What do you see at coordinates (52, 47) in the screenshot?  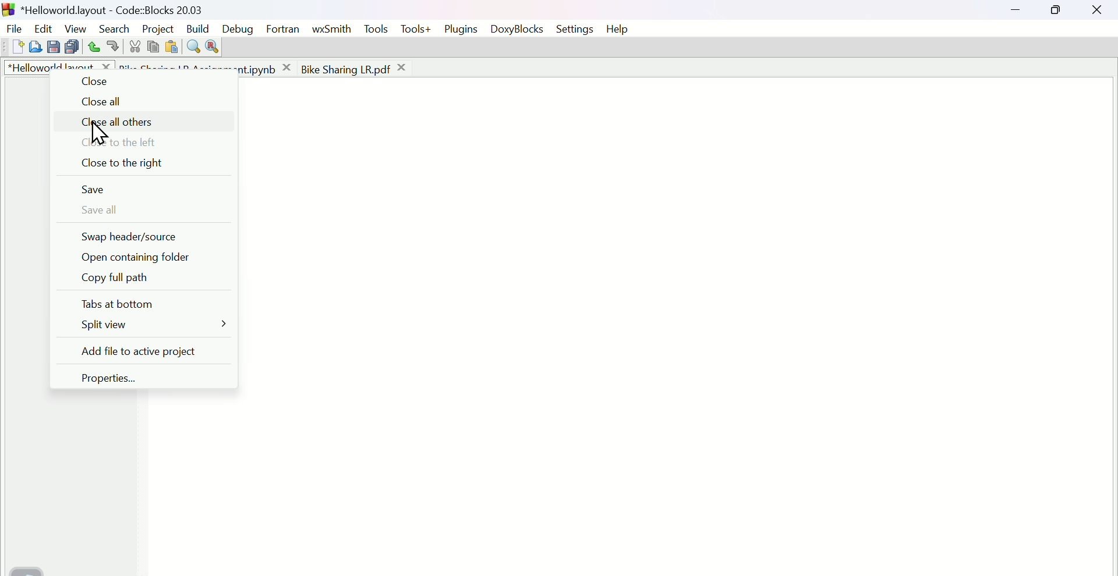 I see `Save as` at bounding box center [52, 47].